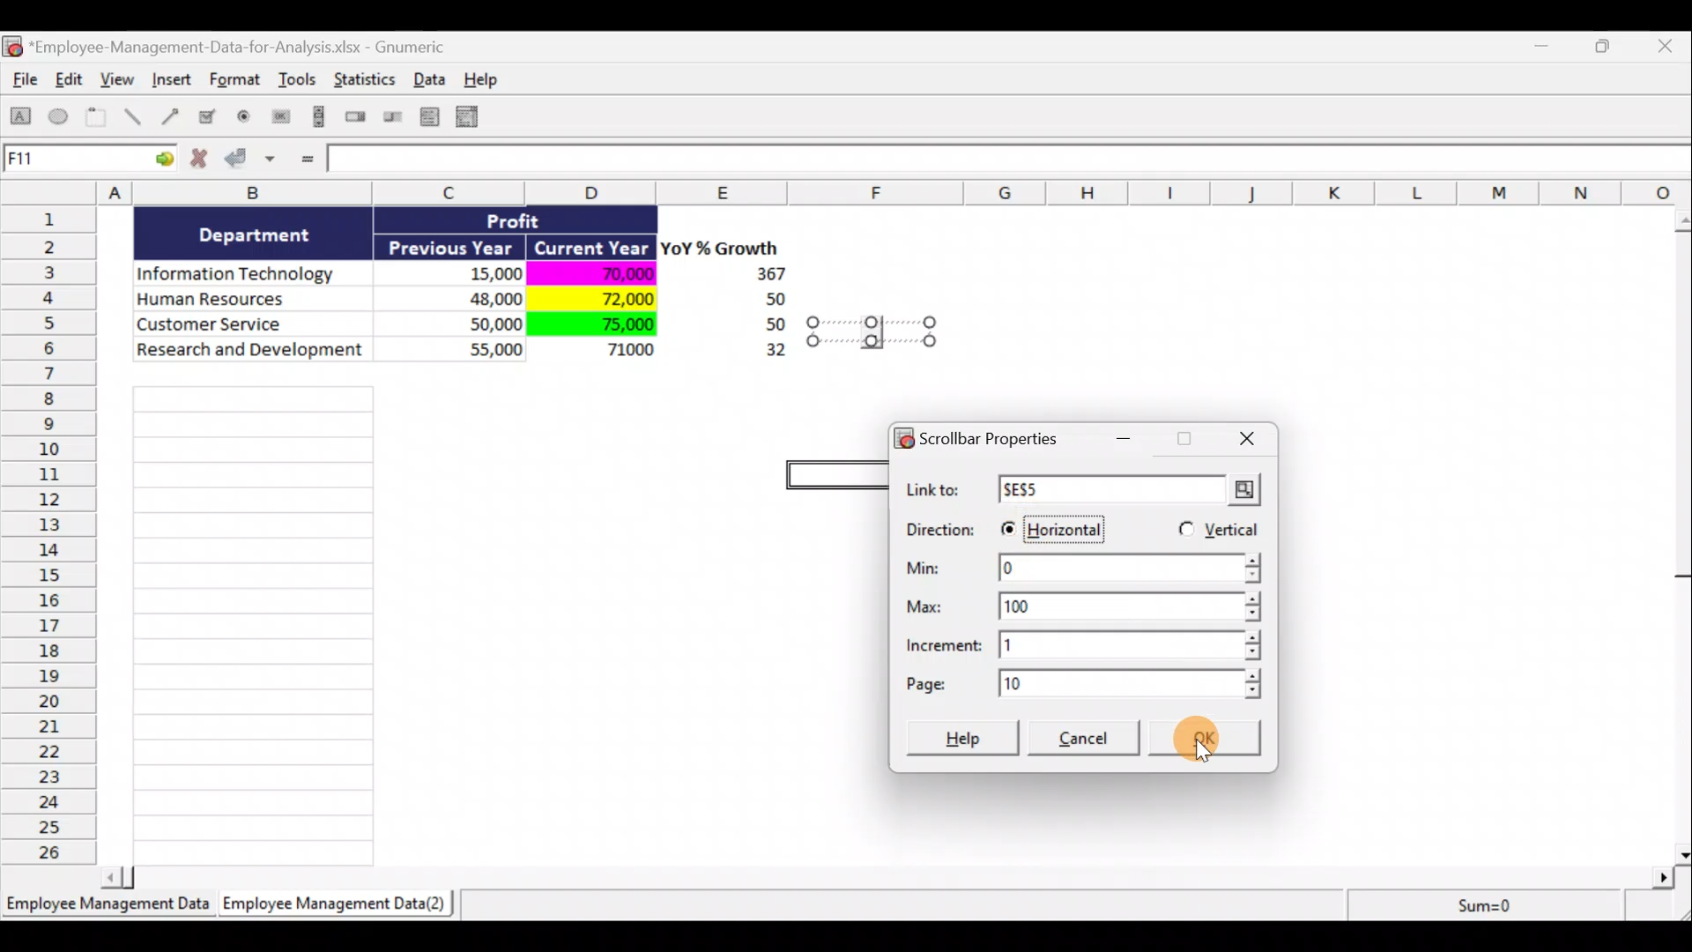 This screenshot has width=1692, height=952. I want to click on Horizontal, so click(1056, 525).